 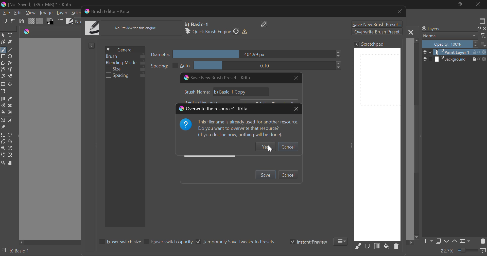 What do you see at coordinates (36, 4) in the screenshot?
I see `(Not Saved) (39,7 MB)* -Krita` at bounding box center [36, 4].